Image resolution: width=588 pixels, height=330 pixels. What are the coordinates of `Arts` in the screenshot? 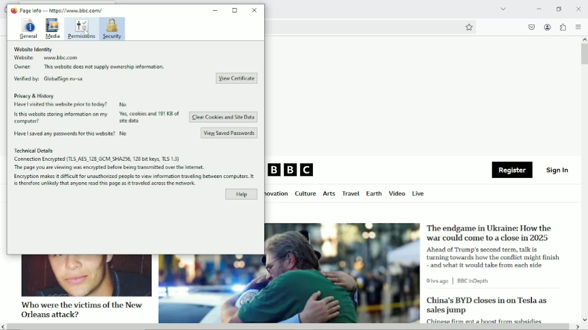 It's located at (328, 195).